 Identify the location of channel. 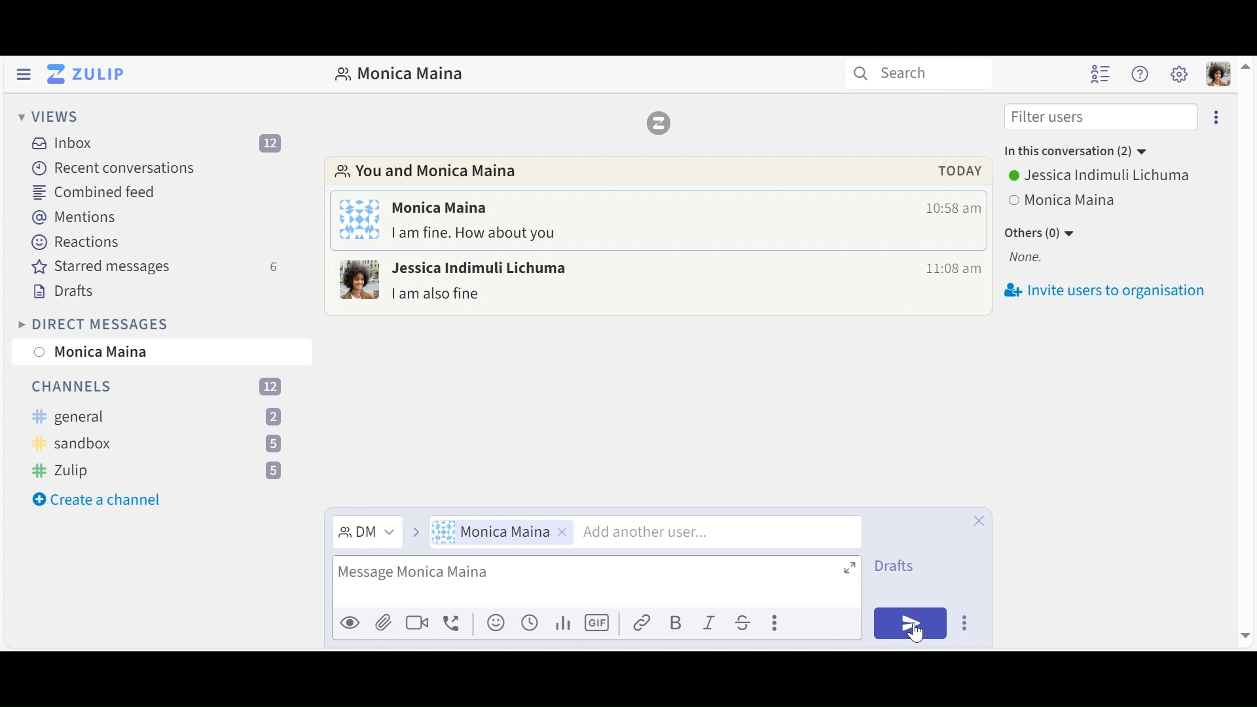
(156, 416).